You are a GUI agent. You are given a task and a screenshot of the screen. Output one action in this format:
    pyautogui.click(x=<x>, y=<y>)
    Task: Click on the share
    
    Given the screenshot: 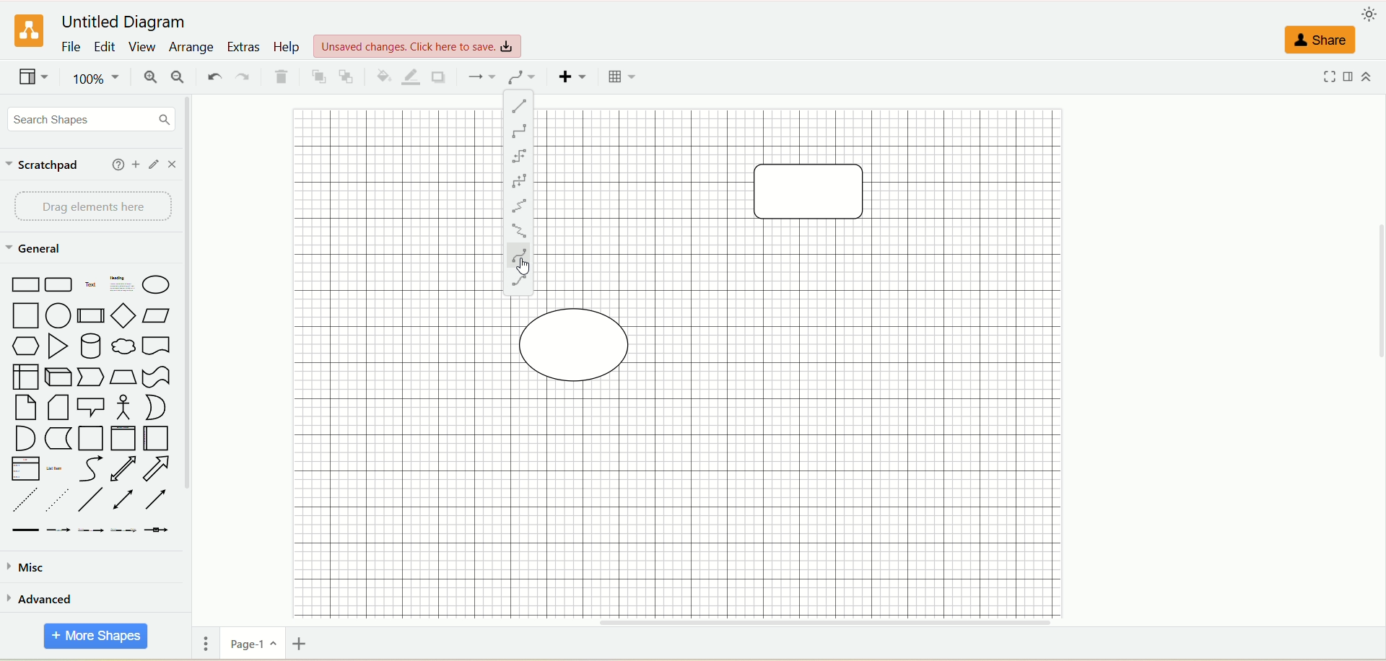 What is the action you would take?
    pyautogui.click(x=1322, y=38)
    